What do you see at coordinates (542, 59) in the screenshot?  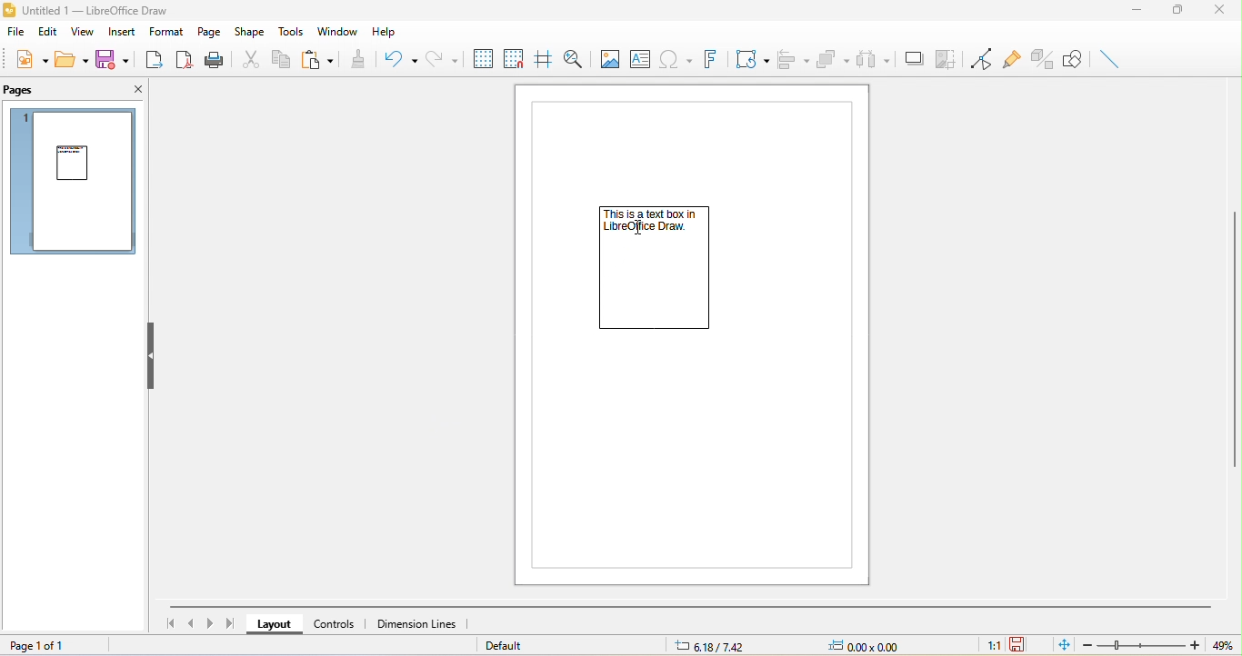 I see `helpline while moving` at bounding box center [542, 59].